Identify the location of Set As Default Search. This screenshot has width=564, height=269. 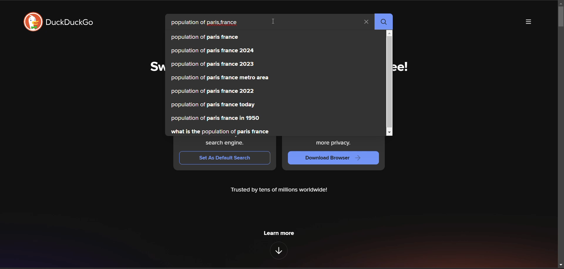
(224, 158).